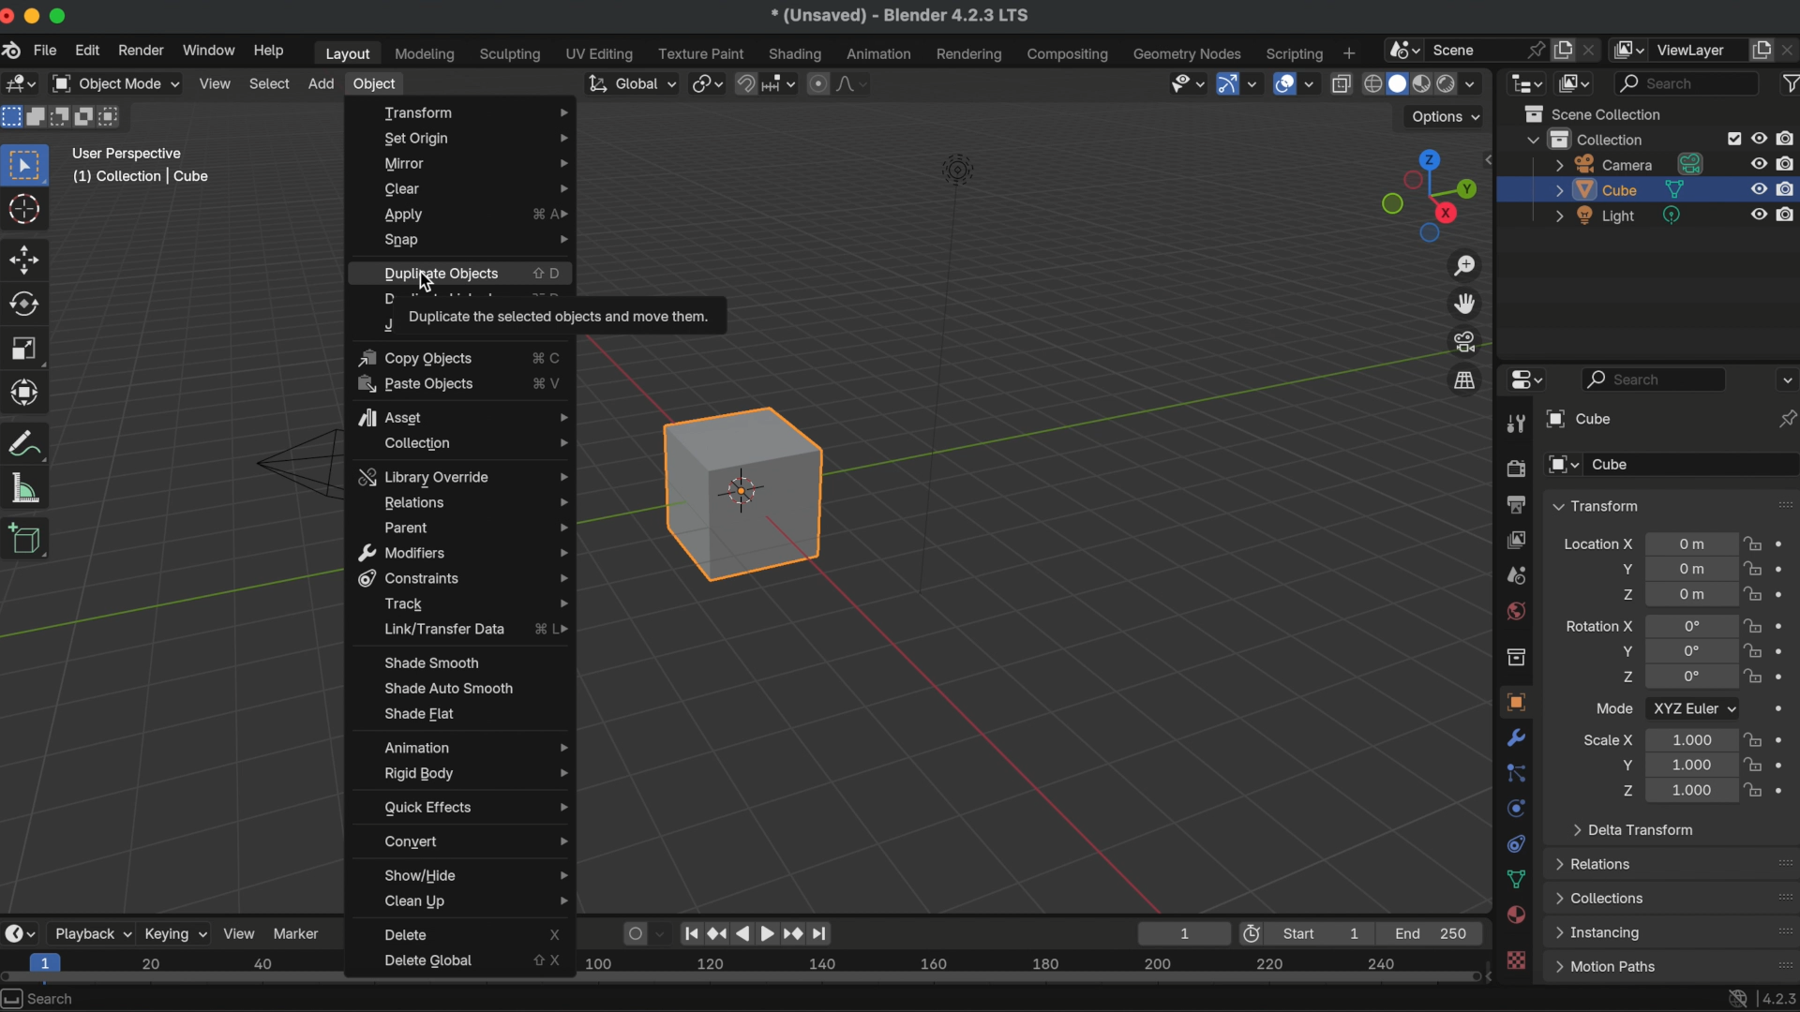  I want to click on toggle pin ID, so click(1787, 419).